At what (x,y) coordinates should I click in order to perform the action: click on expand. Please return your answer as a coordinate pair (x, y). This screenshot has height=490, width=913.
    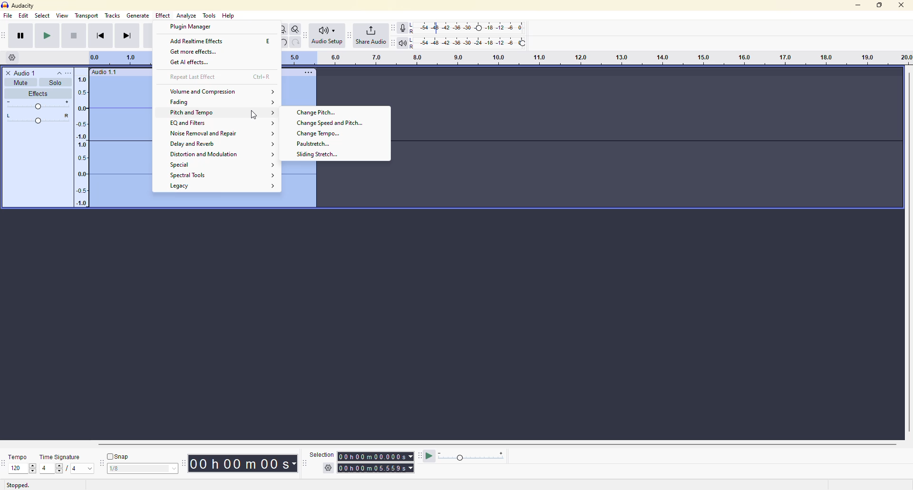
    Looking at the image, I should click on (272, 165).